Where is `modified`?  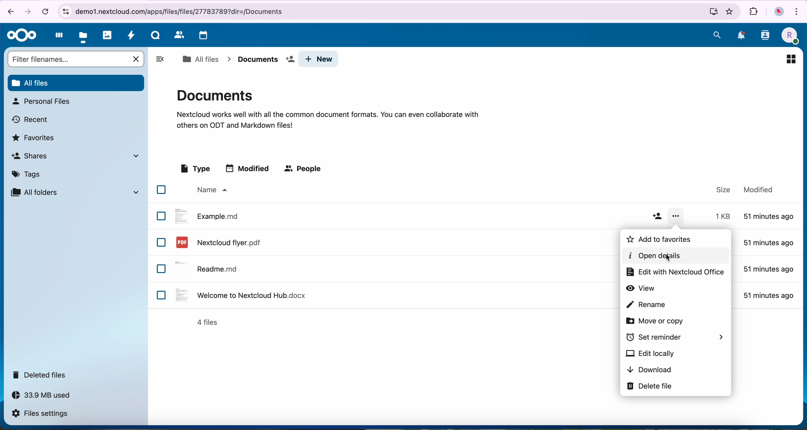 modified is located at coordinates (768, 269).